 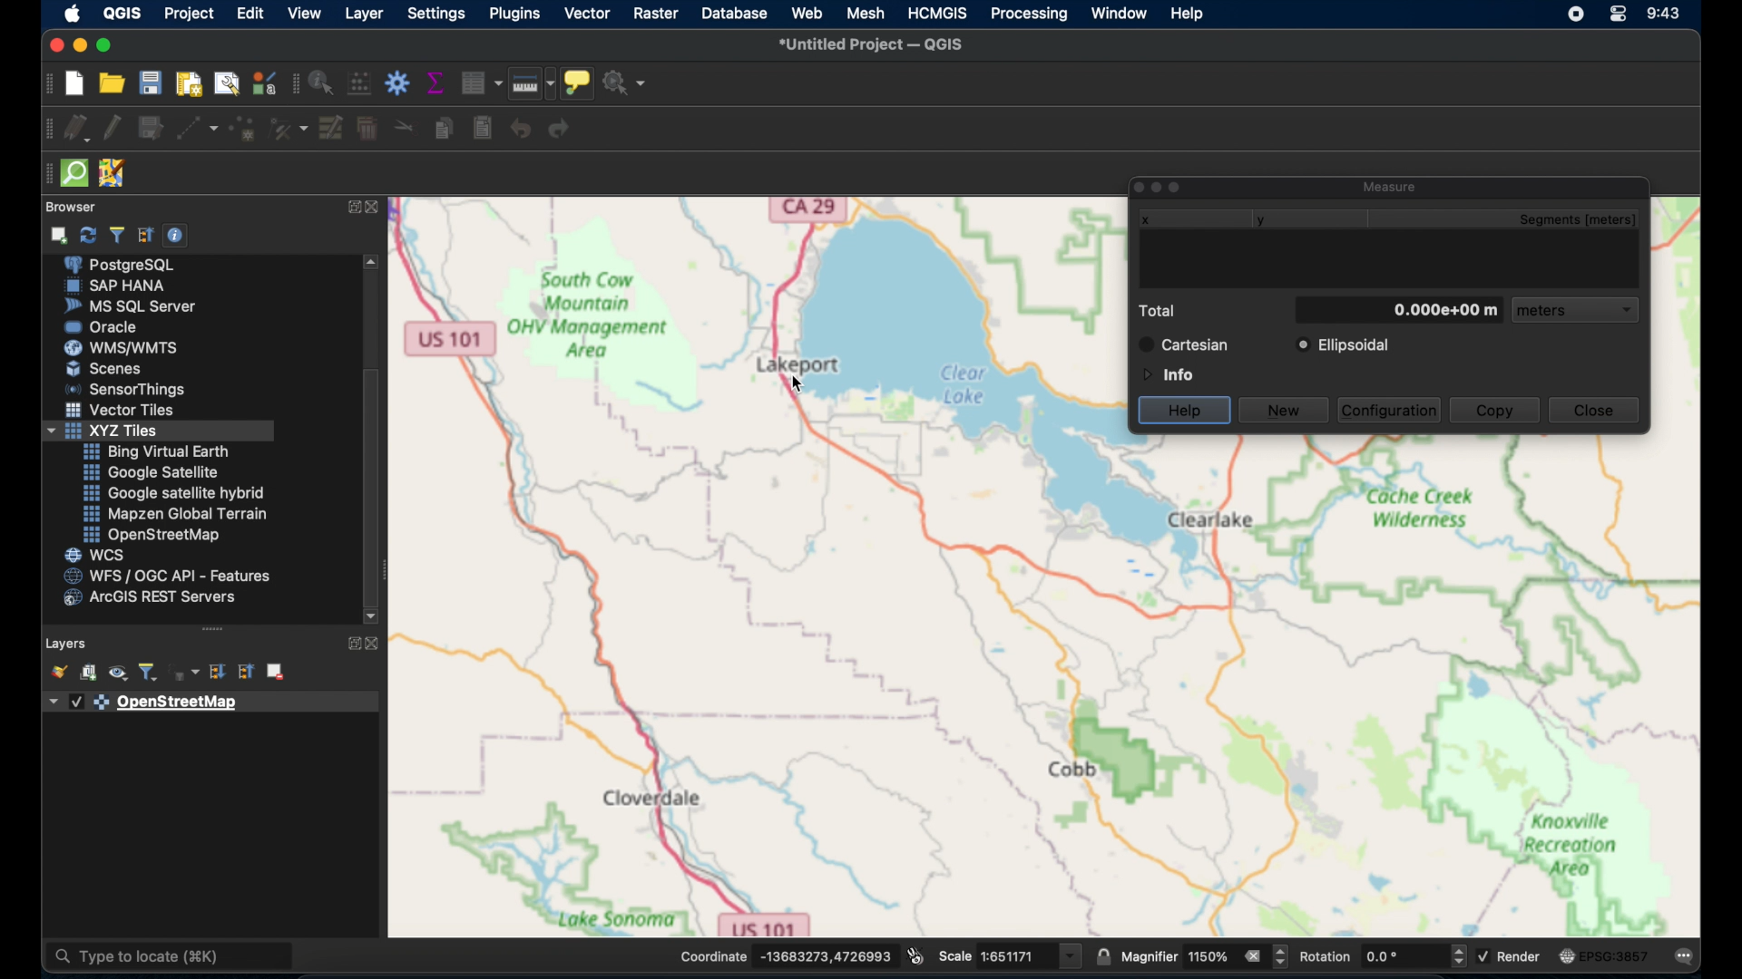 I want to click on lock scale, so click(x=1101, y=957).